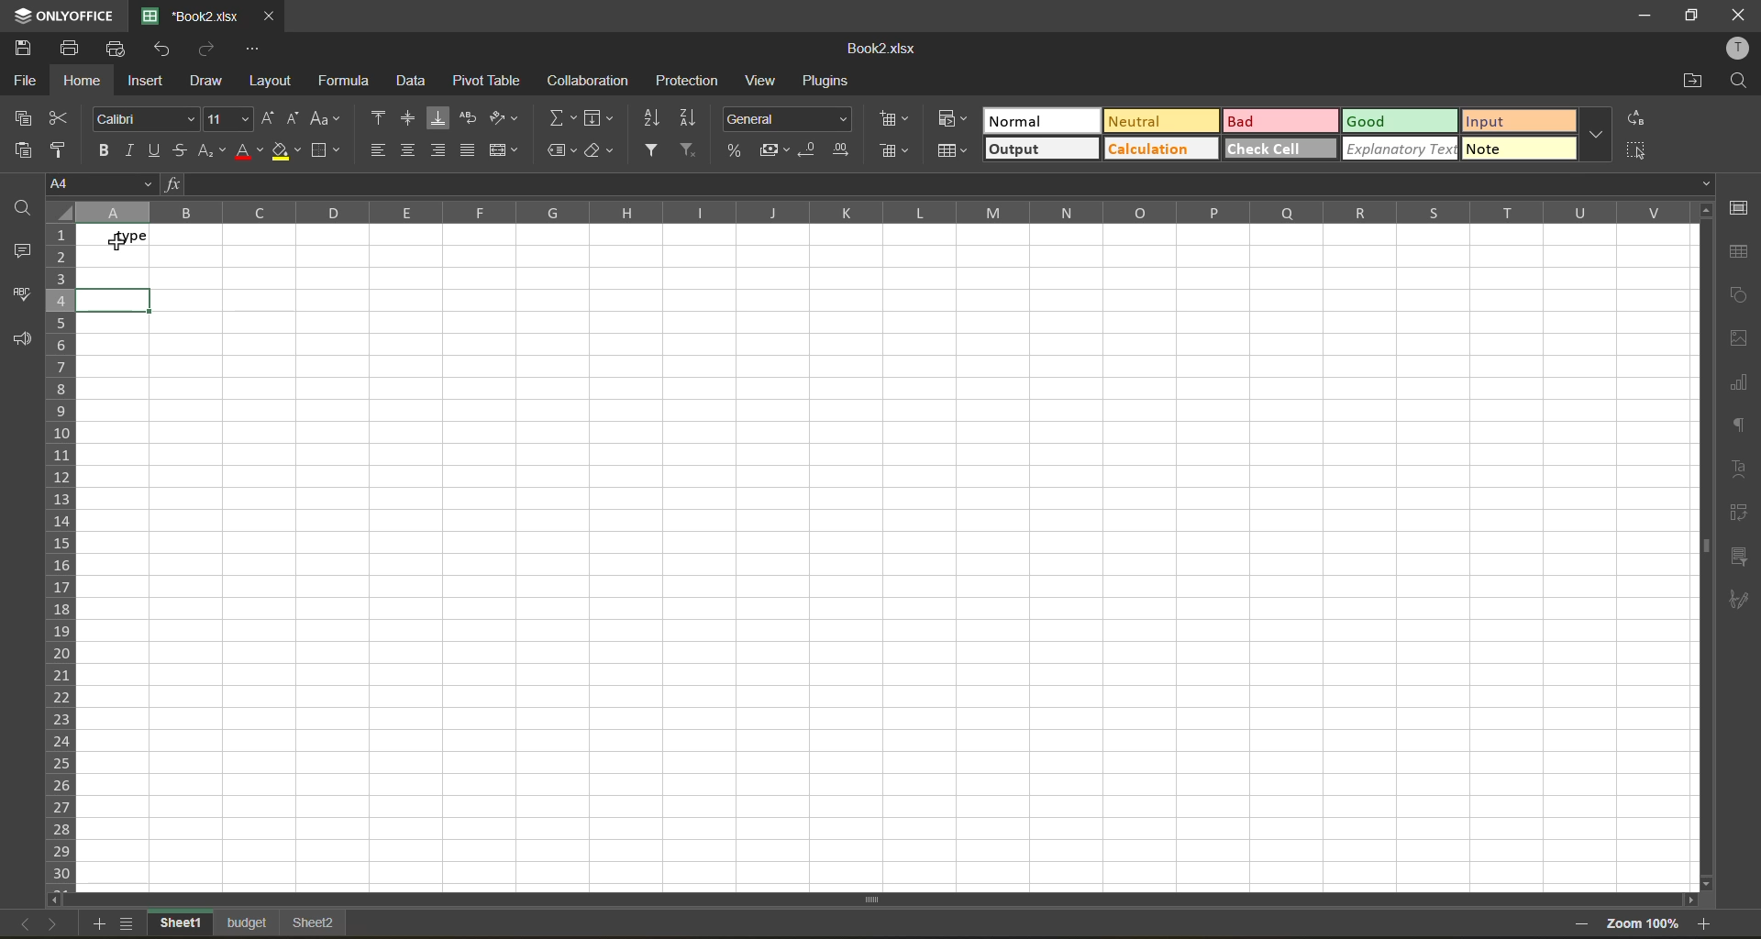  What do you see at coordinates (1740, 385) in the screenshot?
I see `charts` at bounding box center [1740, 385].